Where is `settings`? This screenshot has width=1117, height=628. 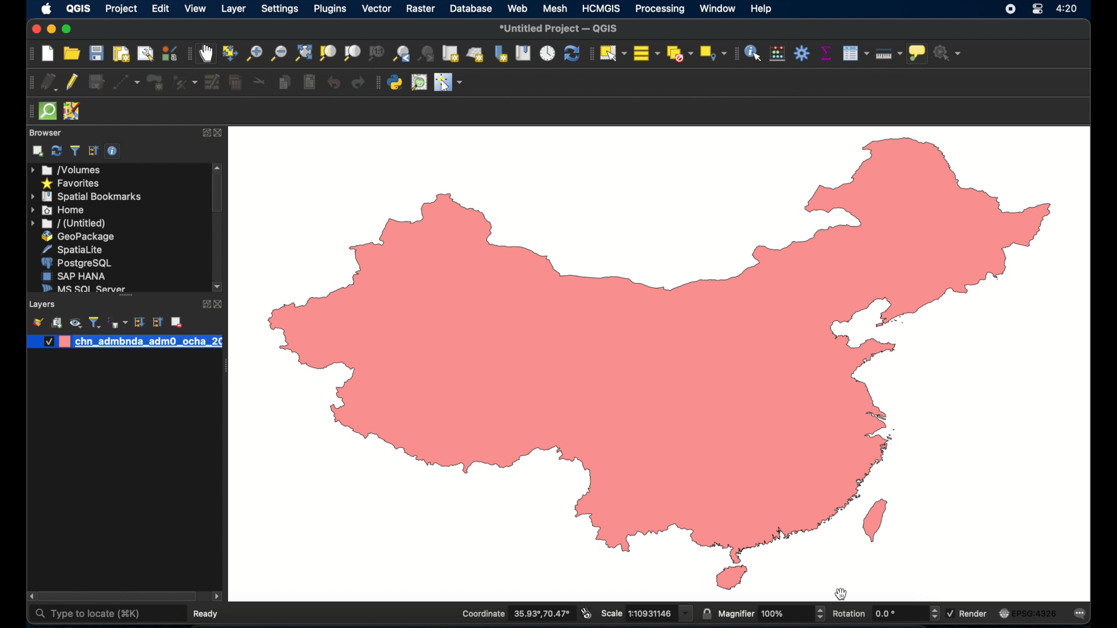
settings is located at coordinates (281, 9).